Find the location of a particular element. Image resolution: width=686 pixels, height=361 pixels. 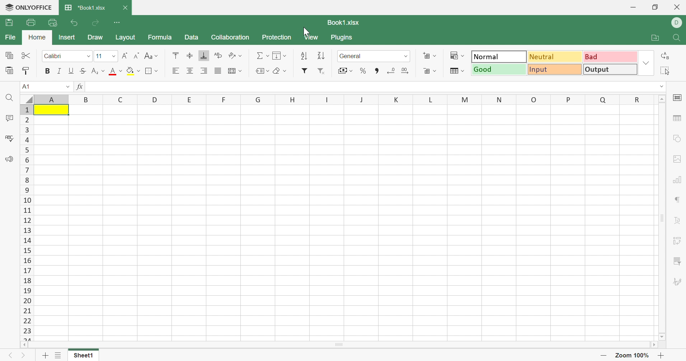

Zoom Out is located at coordinates (604, 356).